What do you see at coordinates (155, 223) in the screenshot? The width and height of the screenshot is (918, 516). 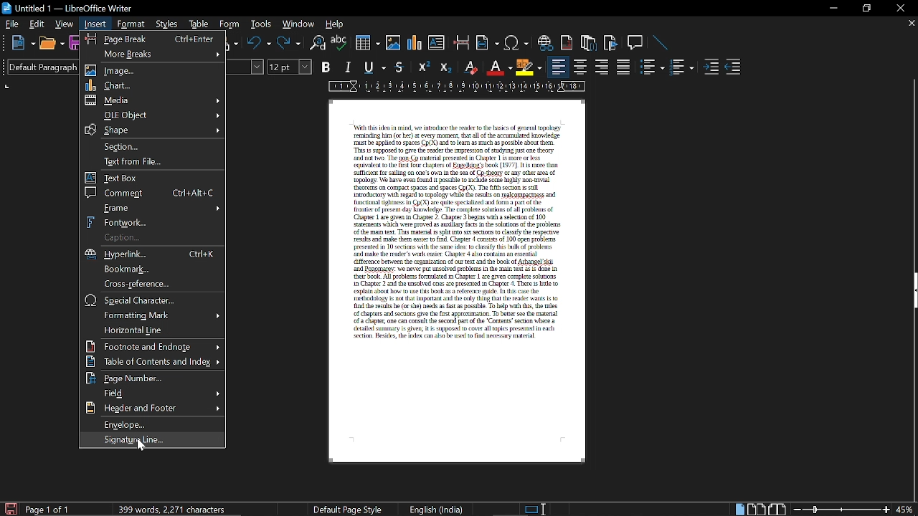 I see `fontwork` at bounding box center [155, 223].